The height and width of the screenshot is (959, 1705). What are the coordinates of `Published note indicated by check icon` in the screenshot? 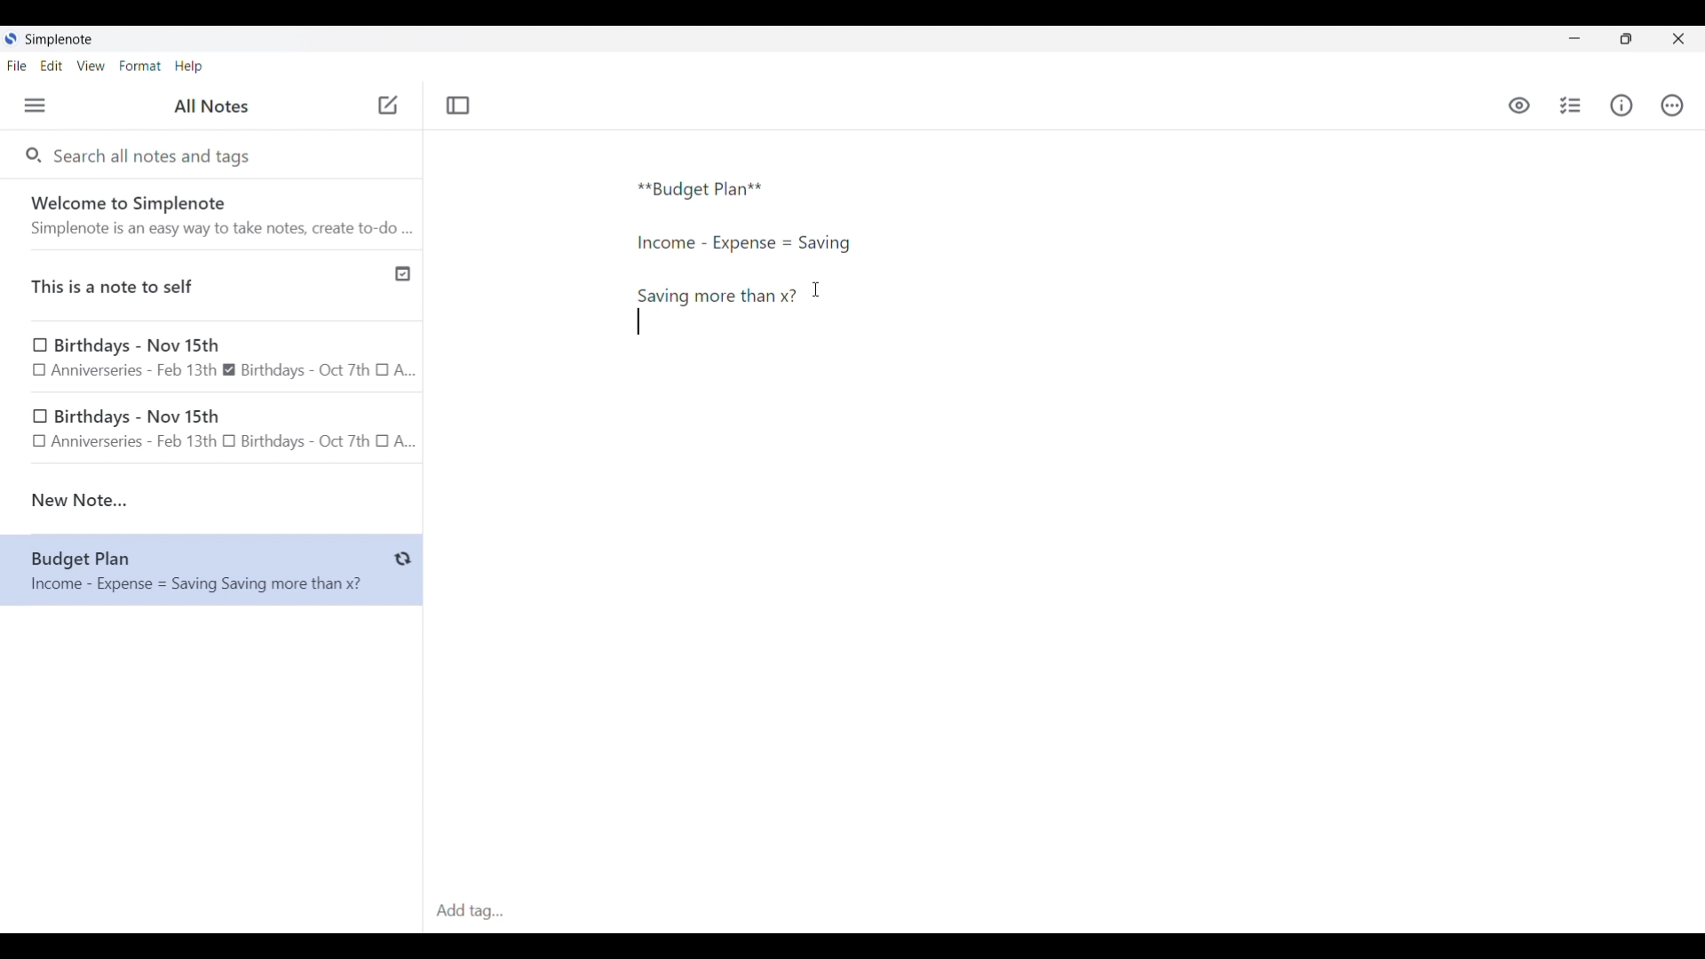 It's located at (213, 286).